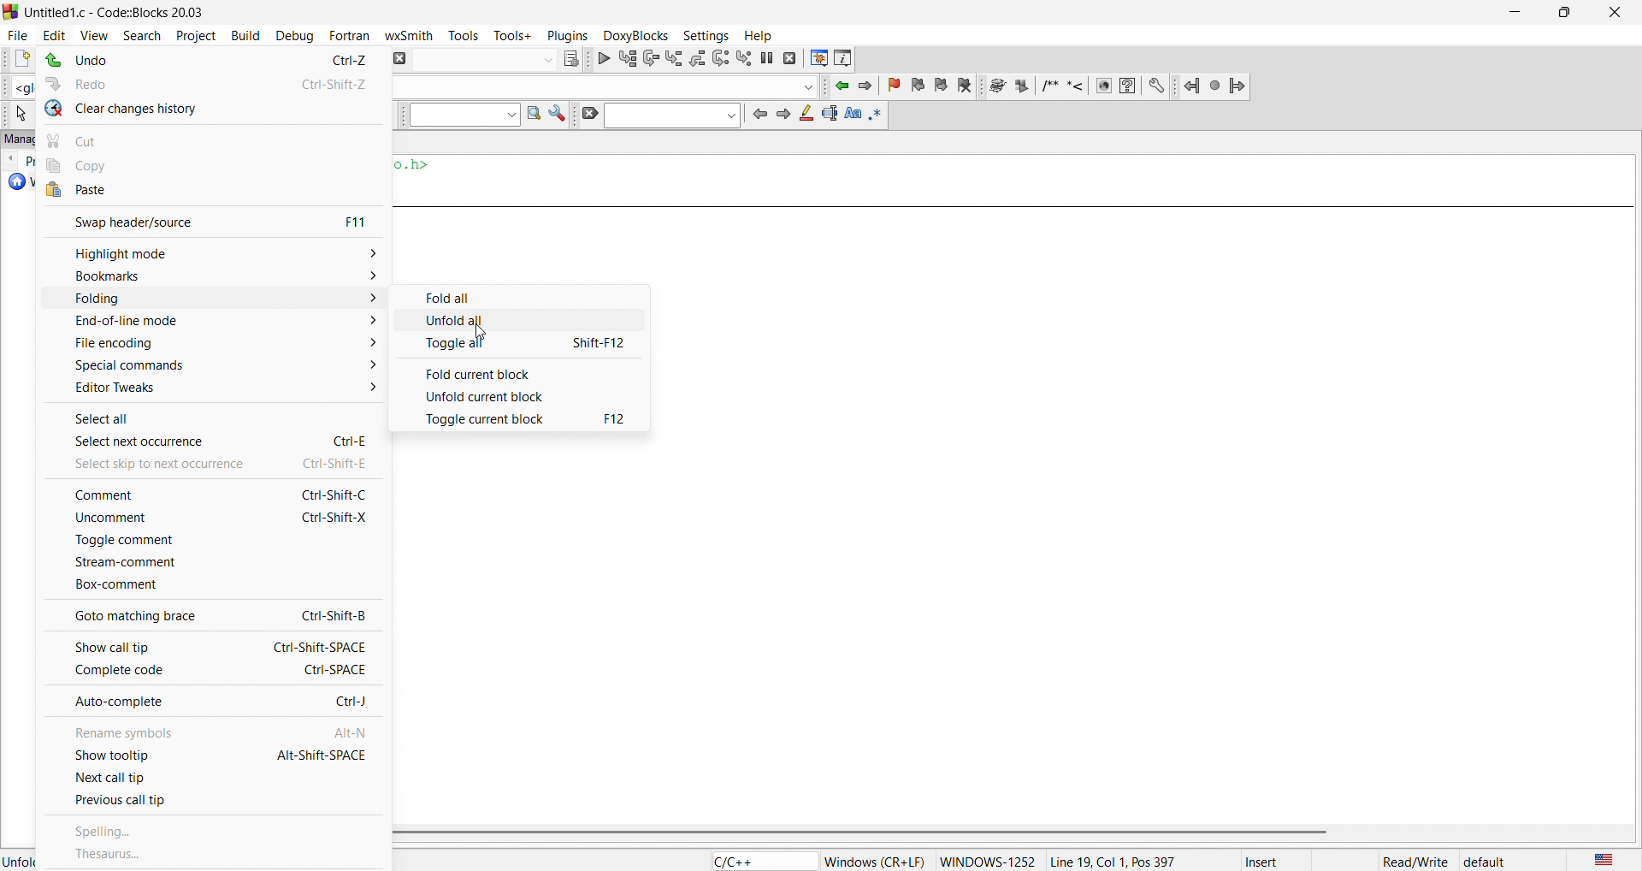 The width and height of the screenshot is (1642, 871). What do you see at coordinates (209, 755) in the screenshot?
I see `show tooltip` at bounding box center [209, 755].